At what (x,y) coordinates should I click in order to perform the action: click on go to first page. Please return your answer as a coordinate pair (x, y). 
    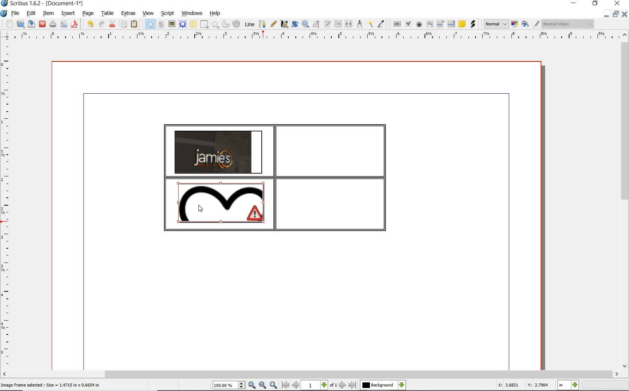
    Looking at the image, I should click on (285, 385).